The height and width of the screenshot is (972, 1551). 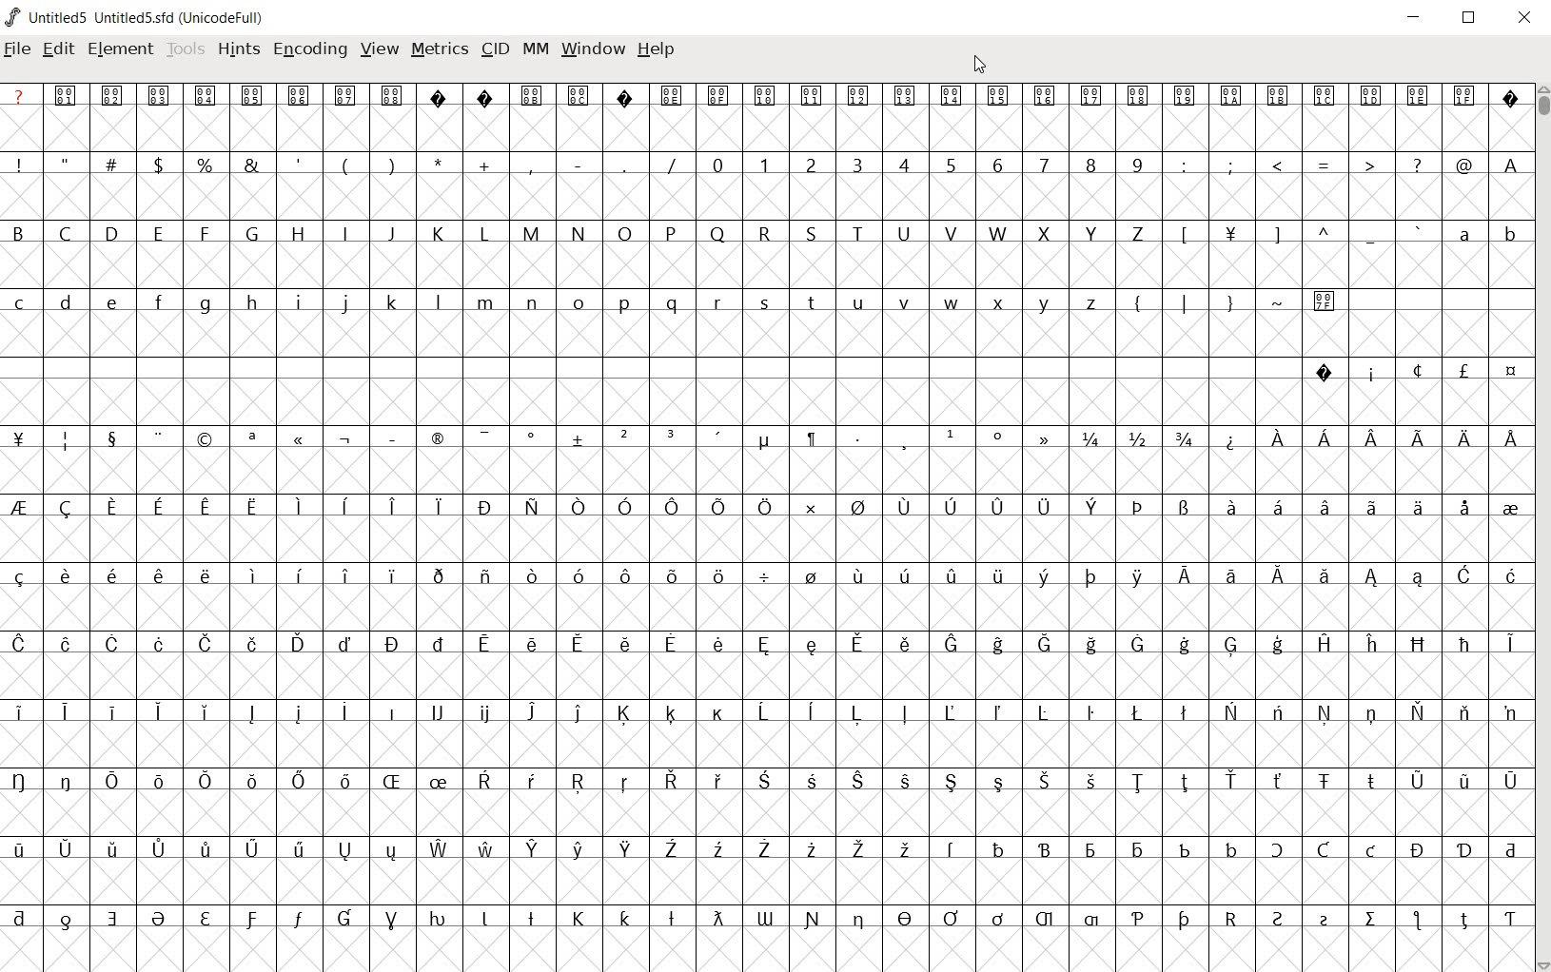 I want to click on Symbol, so click(x=251, y=439).